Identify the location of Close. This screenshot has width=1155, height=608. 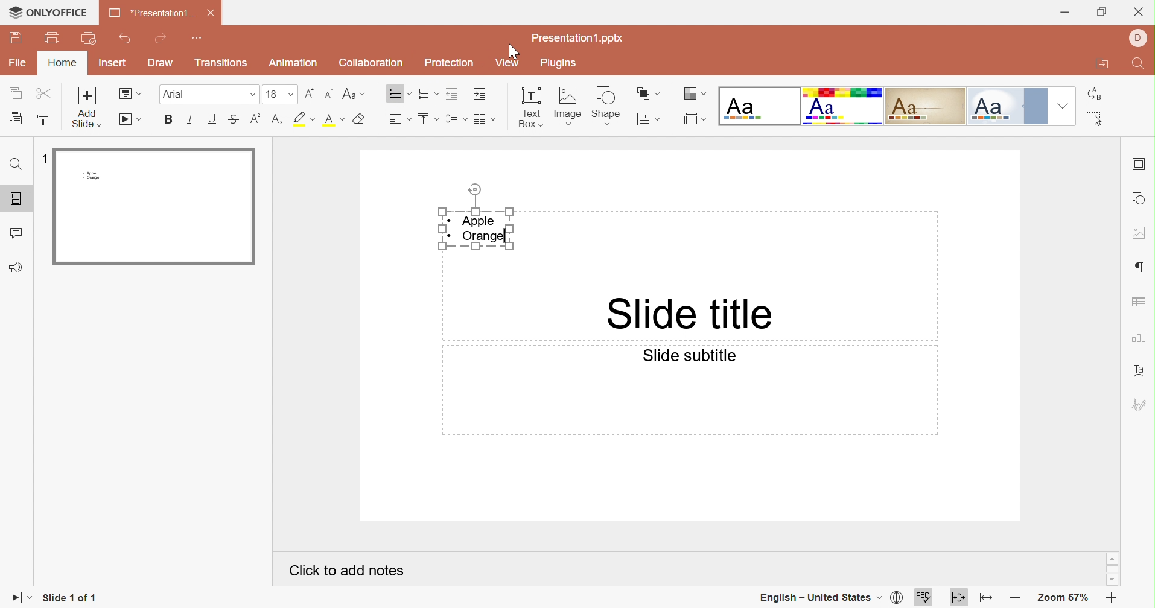
(1139, 11).